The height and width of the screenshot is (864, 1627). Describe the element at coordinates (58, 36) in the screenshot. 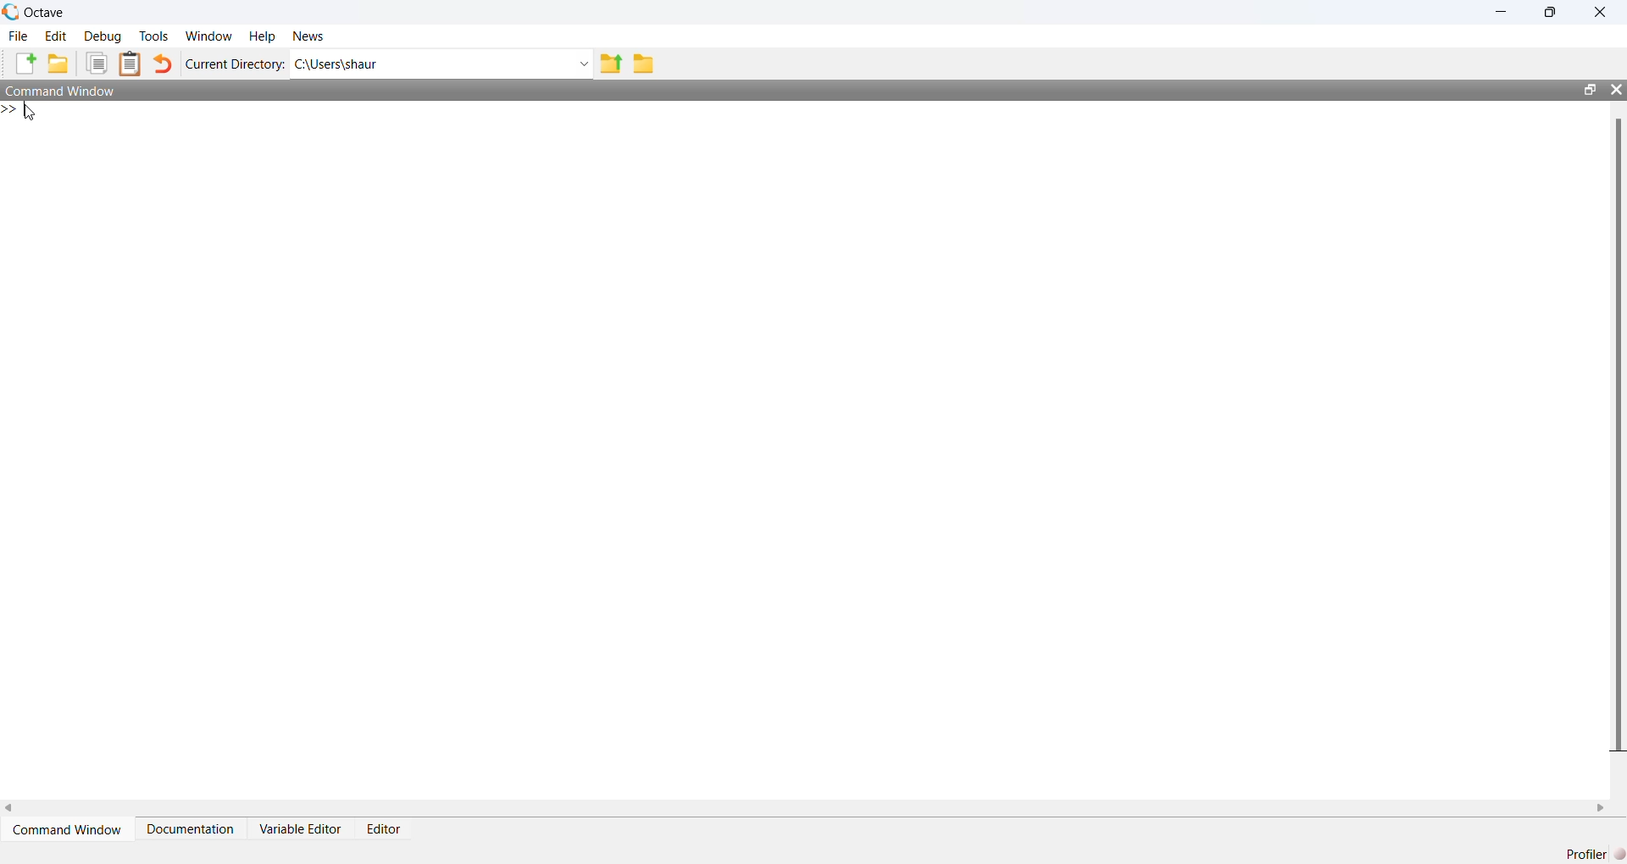

I see `edit` at that location.